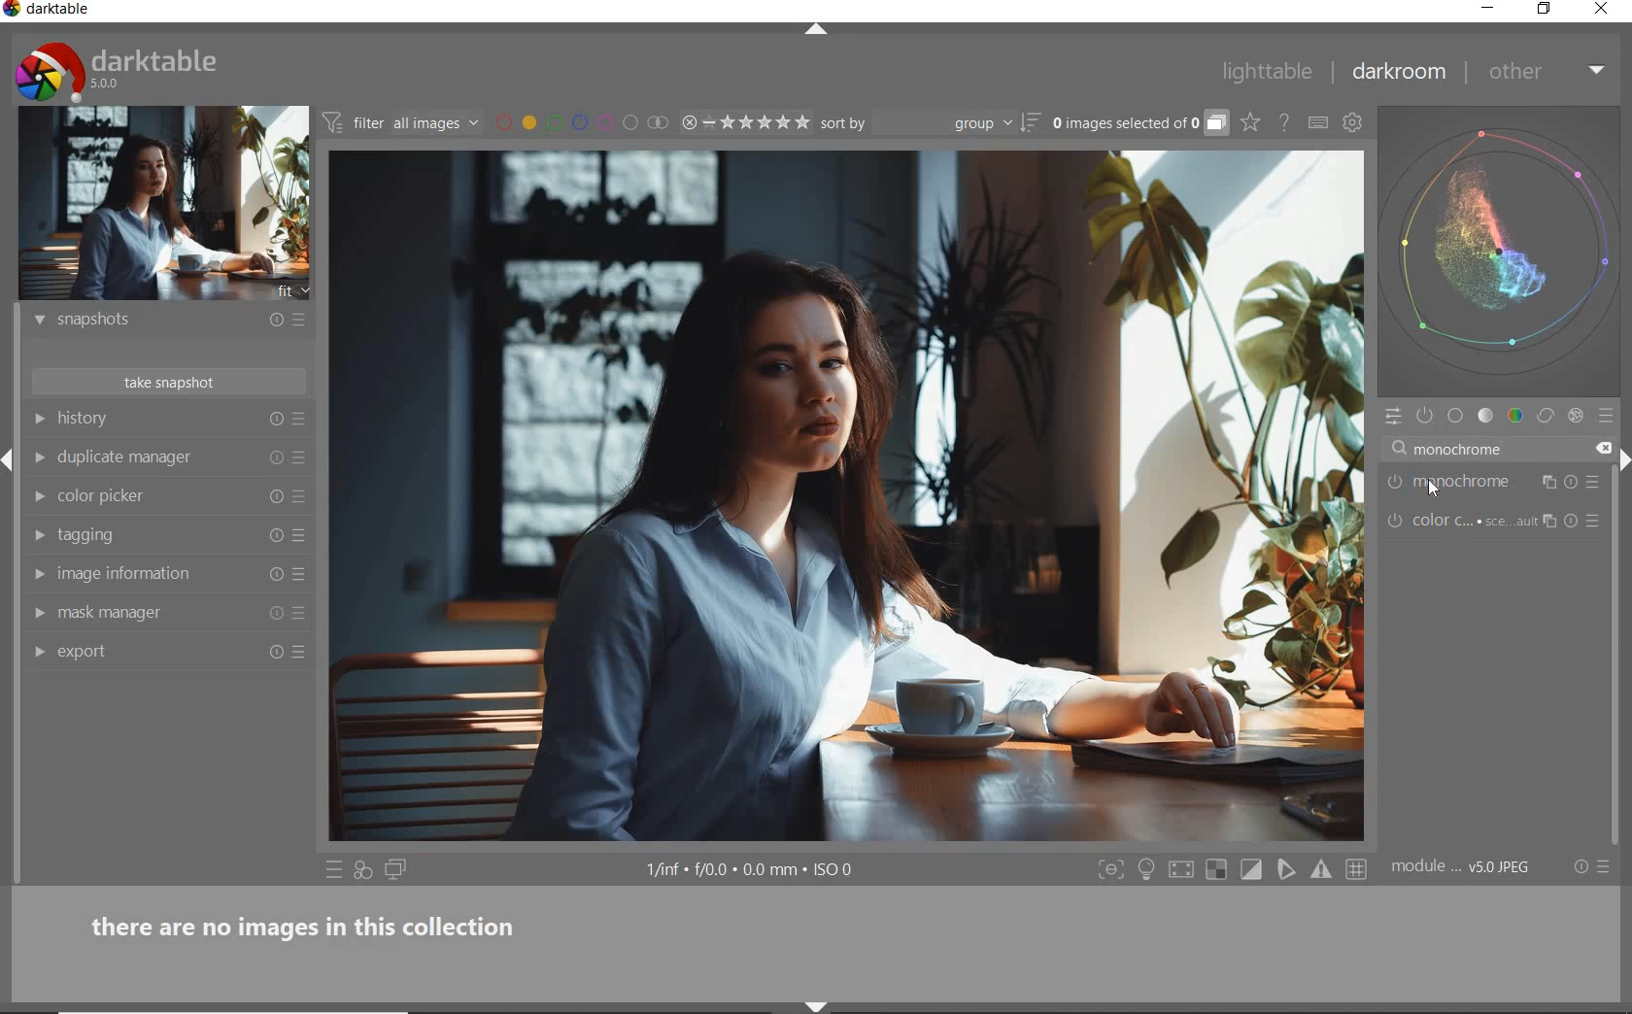 The width and height of the screenshot is (1632, 1014). What do you see at coordinates (300, 457) in the screenshot?
I see `preset and preferences` at bounding box center [300, 457].